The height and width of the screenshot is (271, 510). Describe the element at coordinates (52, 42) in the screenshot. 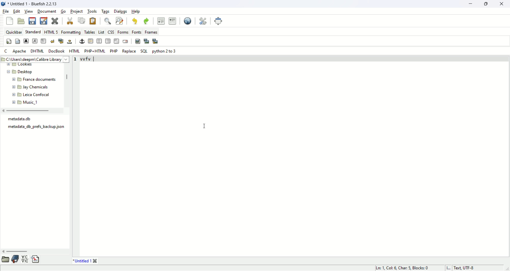

I see `break` at that location.